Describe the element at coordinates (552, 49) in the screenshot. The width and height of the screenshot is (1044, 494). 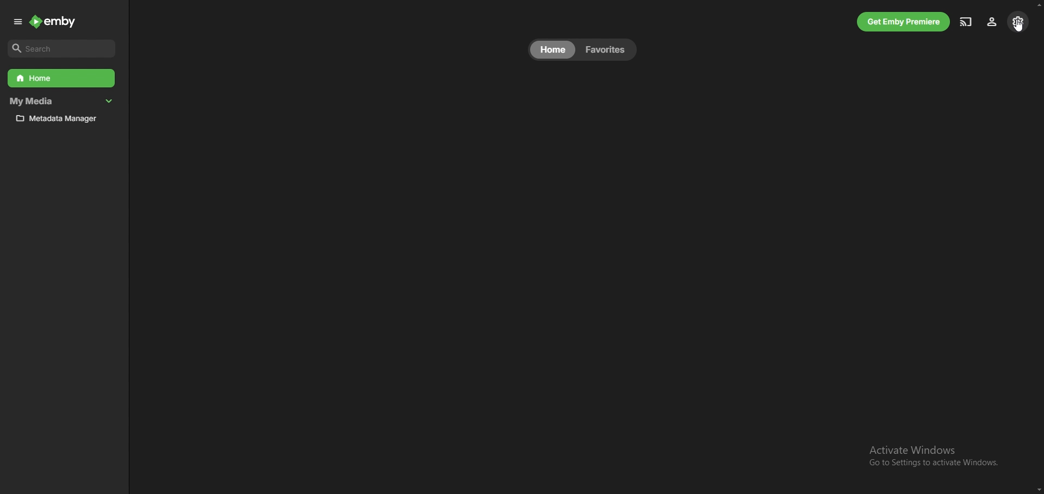
I see `home` at that location.